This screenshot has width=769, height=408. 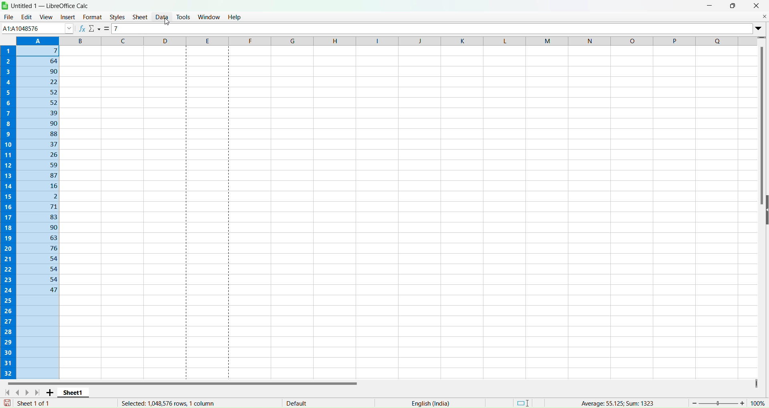 I want to click on Language, so click(x=430, y=403).